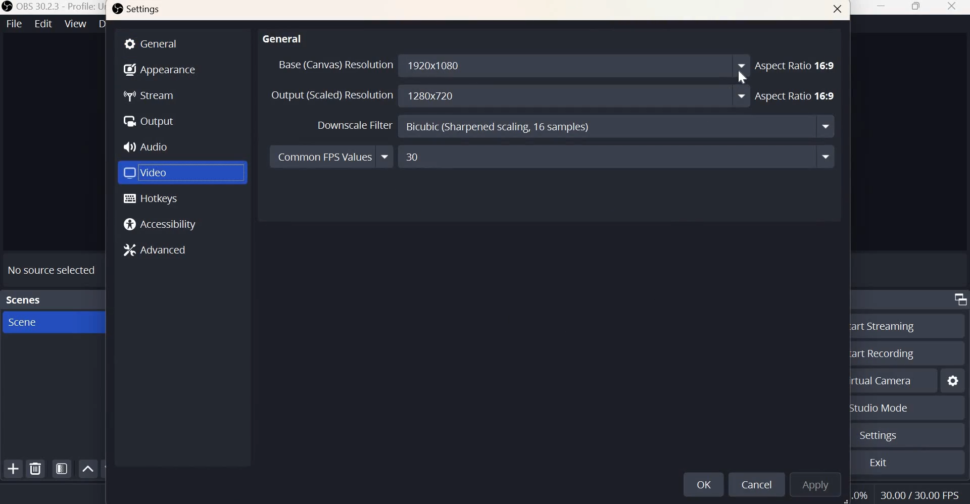 The image size is (970, 504). Describe the element at coordinates (62, 468) in the screenshot. I see `Open scene filters` at that location.